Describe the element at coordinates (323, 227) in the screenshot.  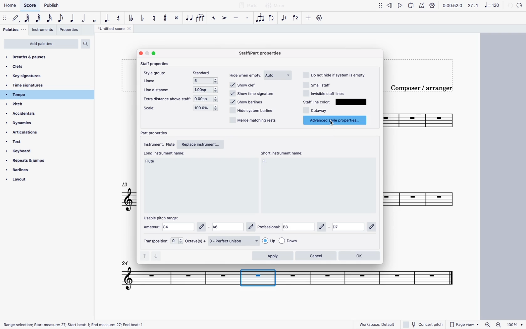
I see `` at that location.